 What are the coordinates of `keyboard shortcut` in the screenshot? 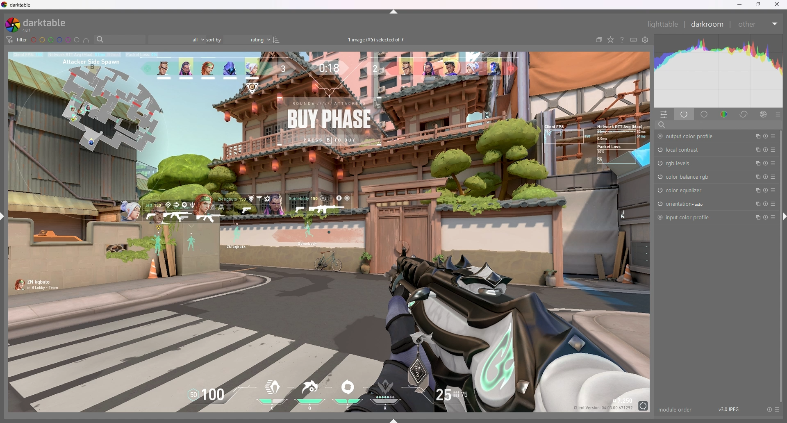 It's located at (634, 40).